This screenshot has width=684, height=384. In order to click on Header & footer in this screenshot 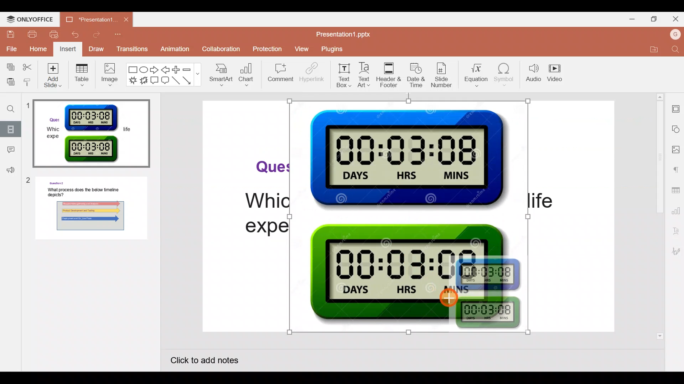, I will do `click(389, 73)`.